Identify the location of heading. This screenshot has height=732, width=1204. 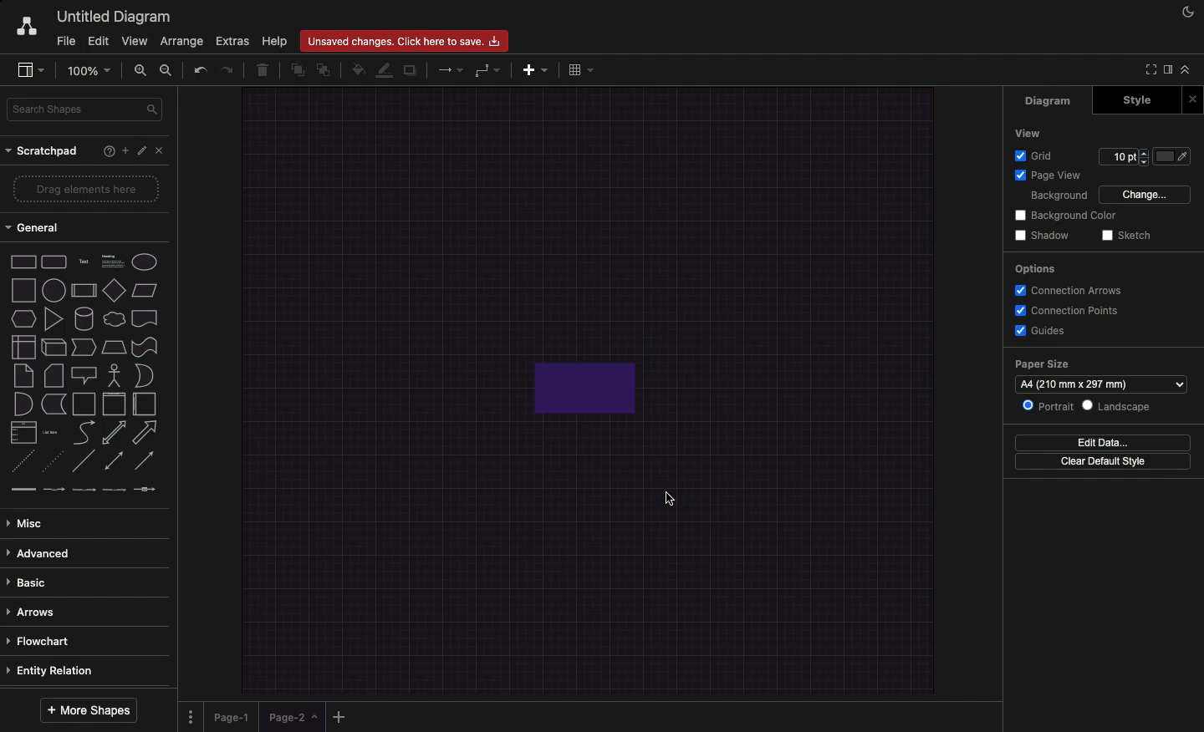
(112, 260).